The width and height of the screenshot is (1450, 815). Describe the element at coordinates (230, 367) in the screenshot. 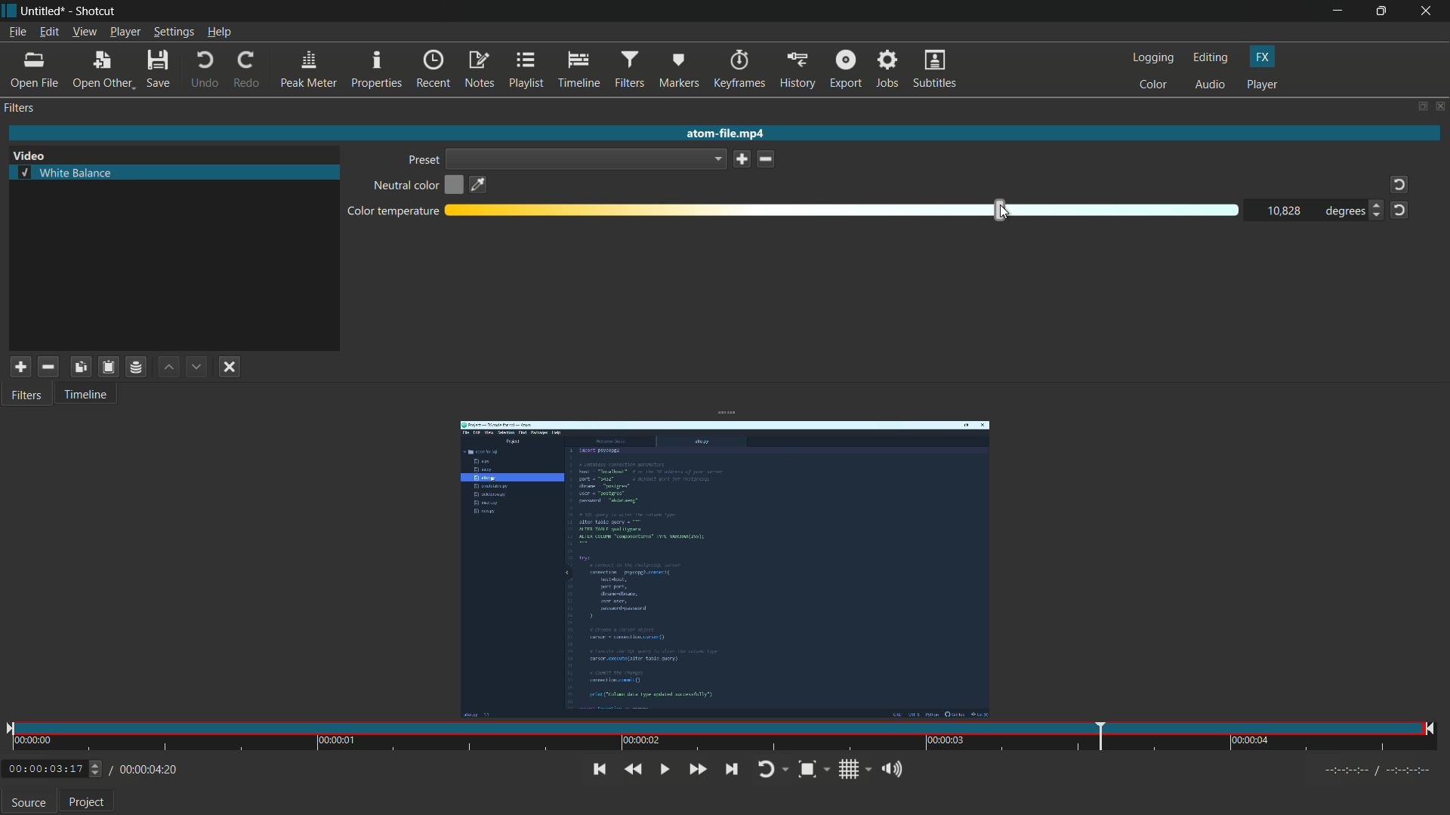

I see `deselect filter` at that location.